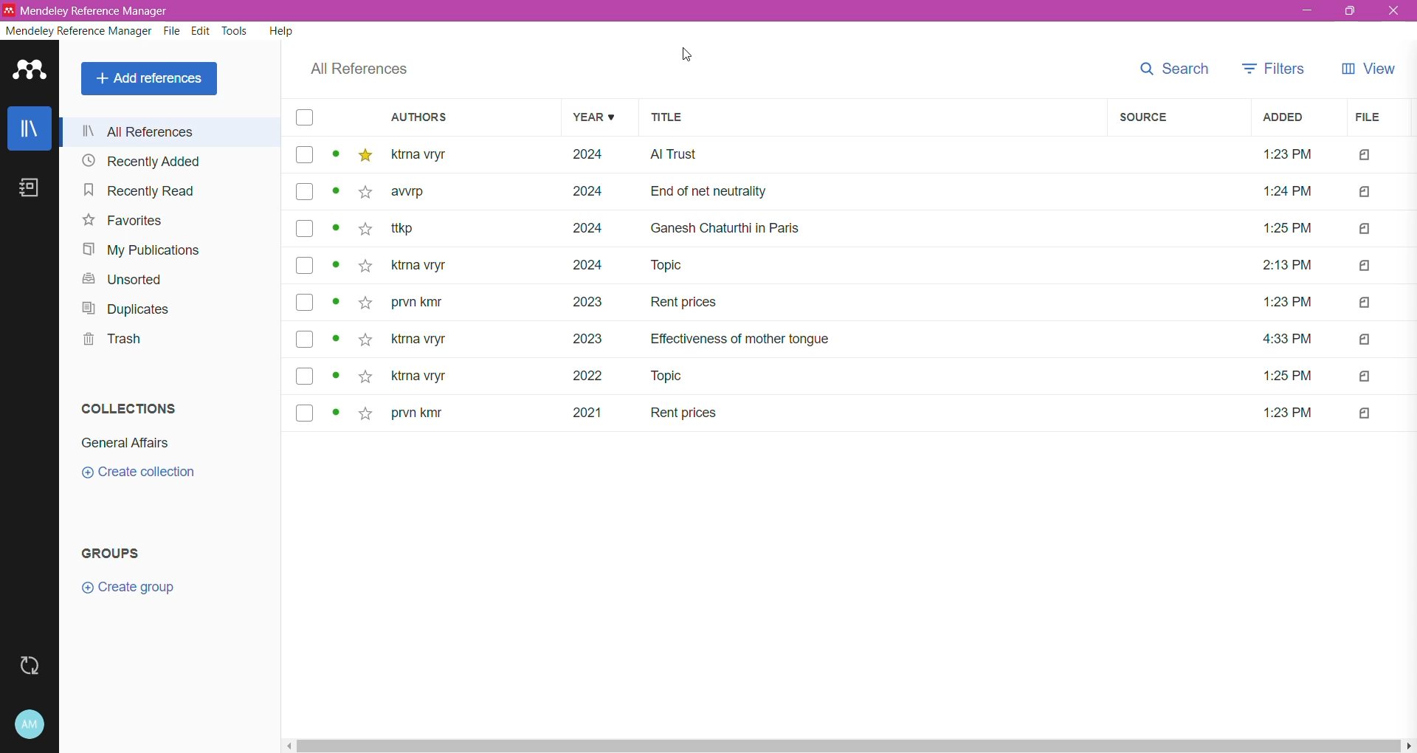 This screenshot has width=1417, height=753. Describe the element at coordinates (683, 413) in the screenshot. I see `rent prices` at that location.